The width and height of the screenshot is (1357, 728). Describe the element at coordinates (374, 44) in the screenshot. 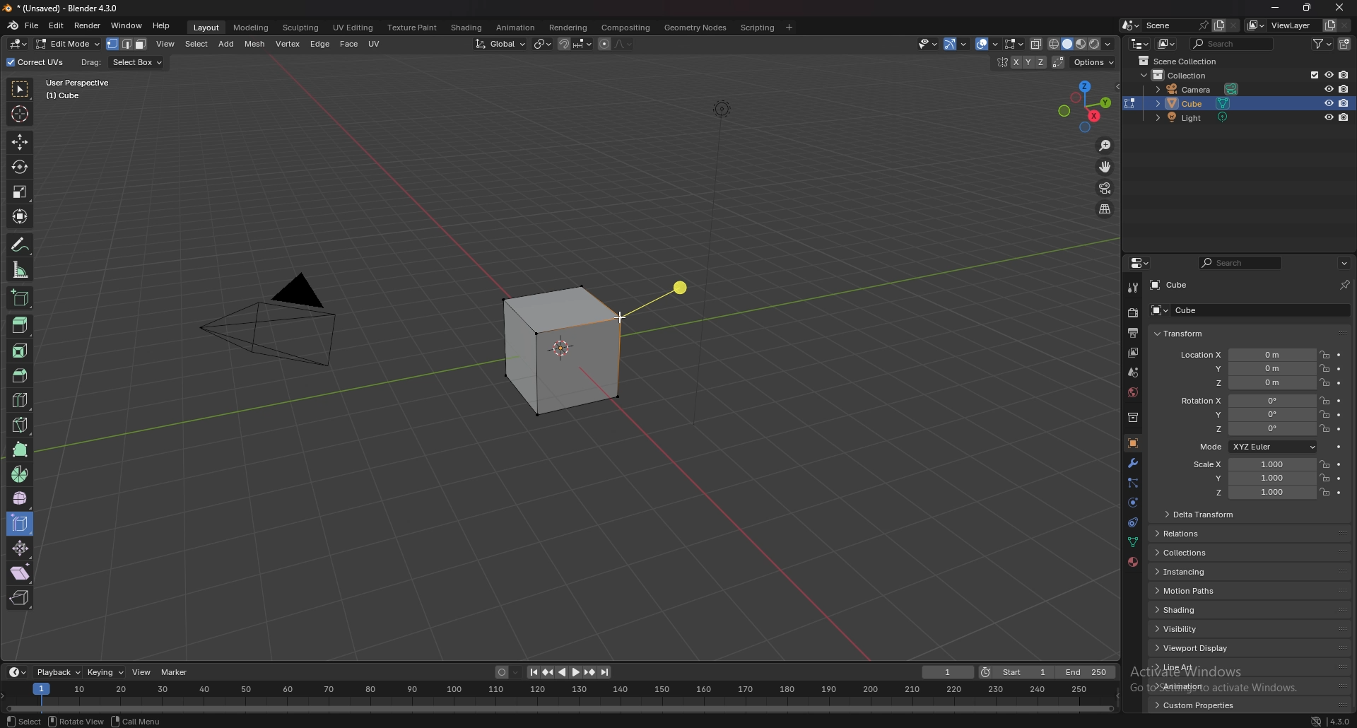

I see `uv` at that location.